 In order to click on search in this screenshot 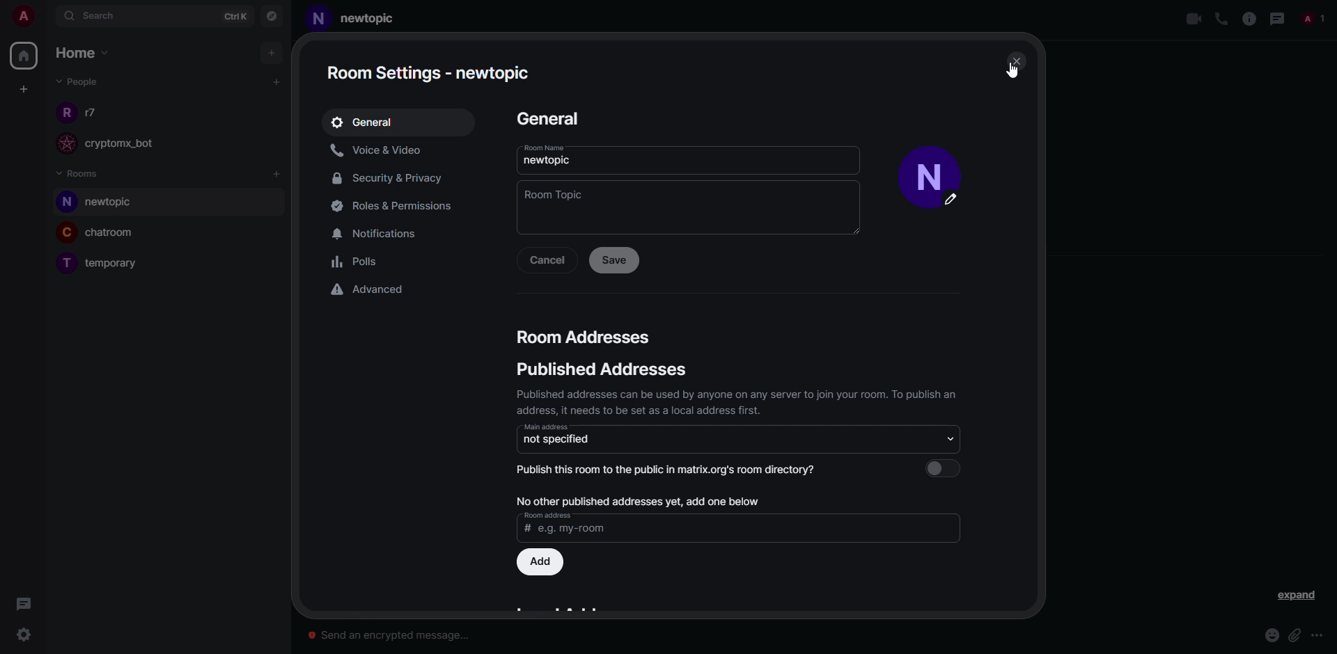, I will do `click(97, 17)`.